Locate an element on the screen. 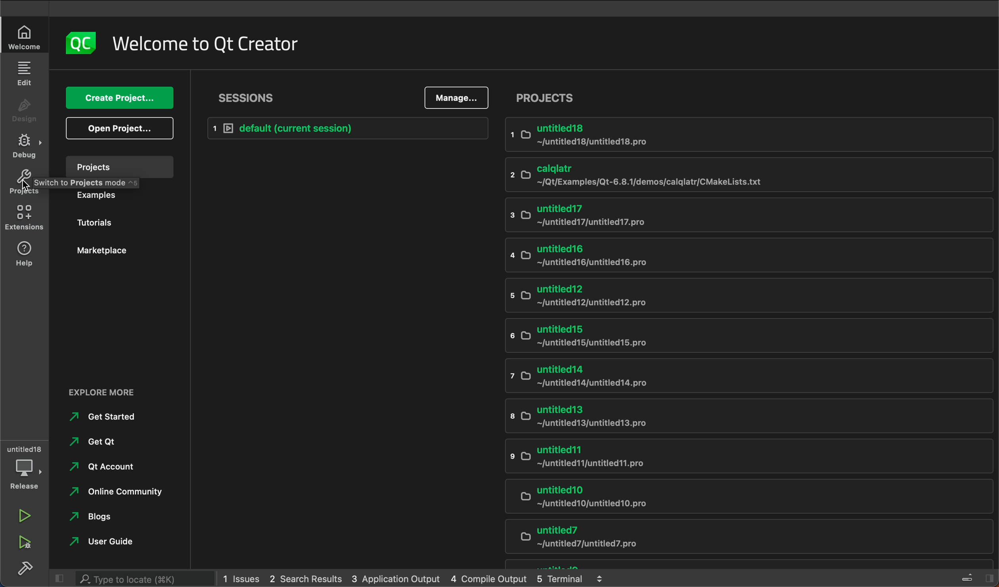 The image size is (999, 587). projects is located at coordinates (119, 166).